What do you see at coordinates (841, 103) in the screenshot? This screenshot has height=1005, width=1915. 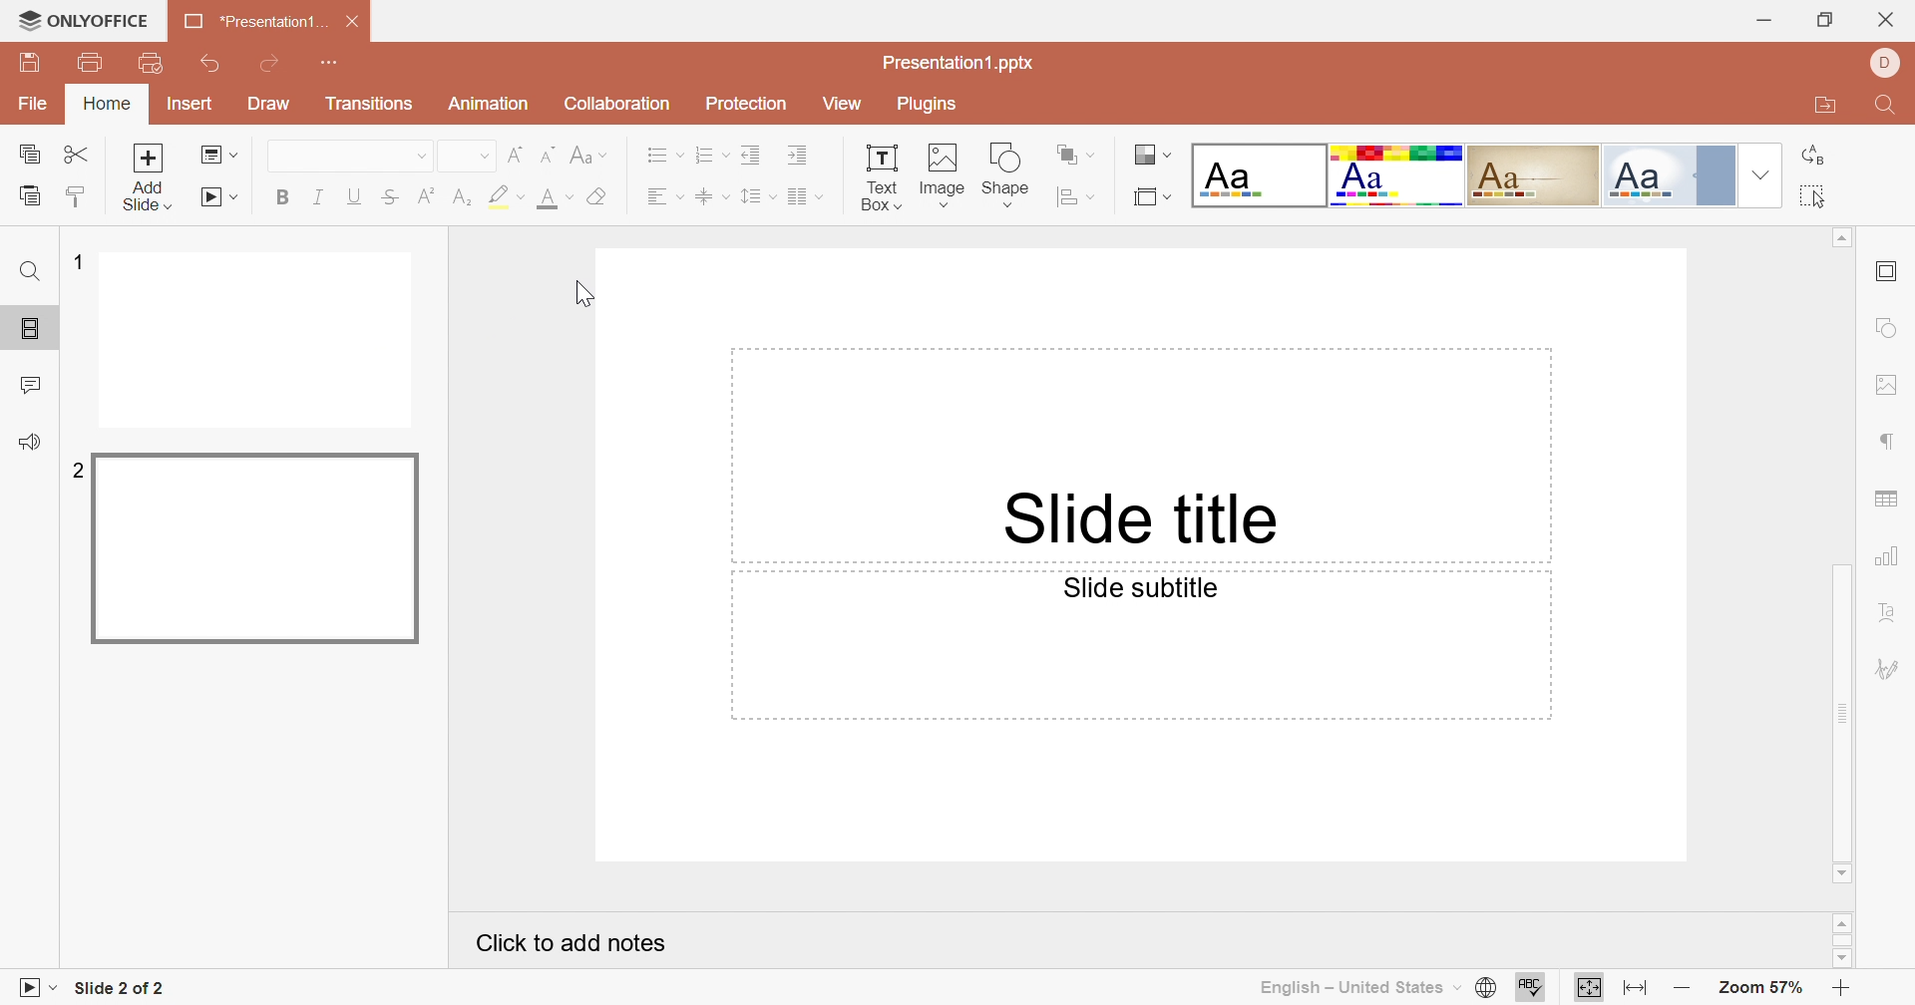 I see `View` at bounding box center [841, 103].